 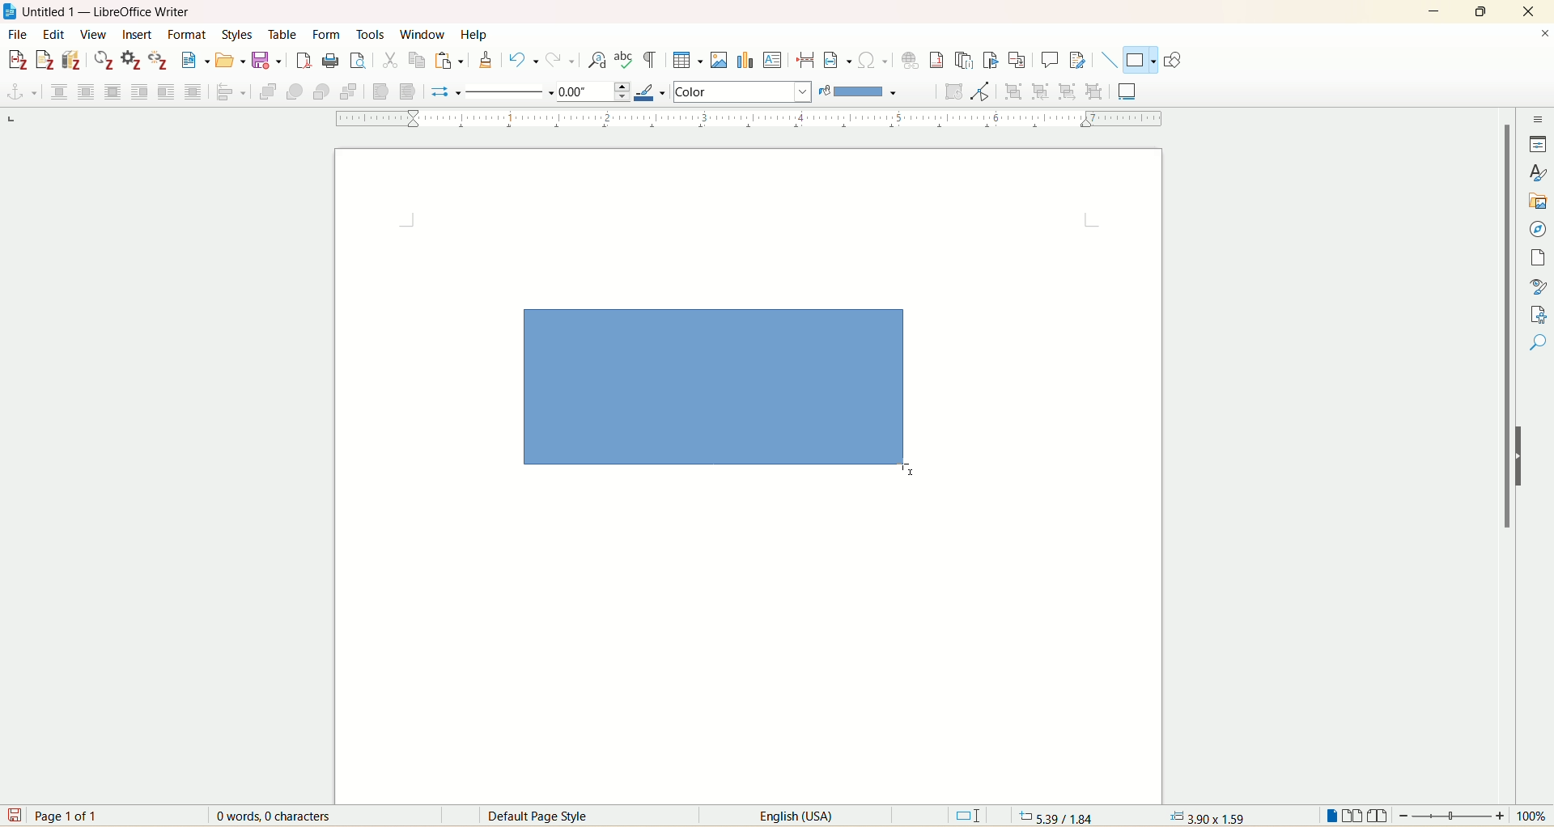 What do you see at coordinates (688, 59) in the screenshot?
I see `insert table` at bounding box center [688, 59].